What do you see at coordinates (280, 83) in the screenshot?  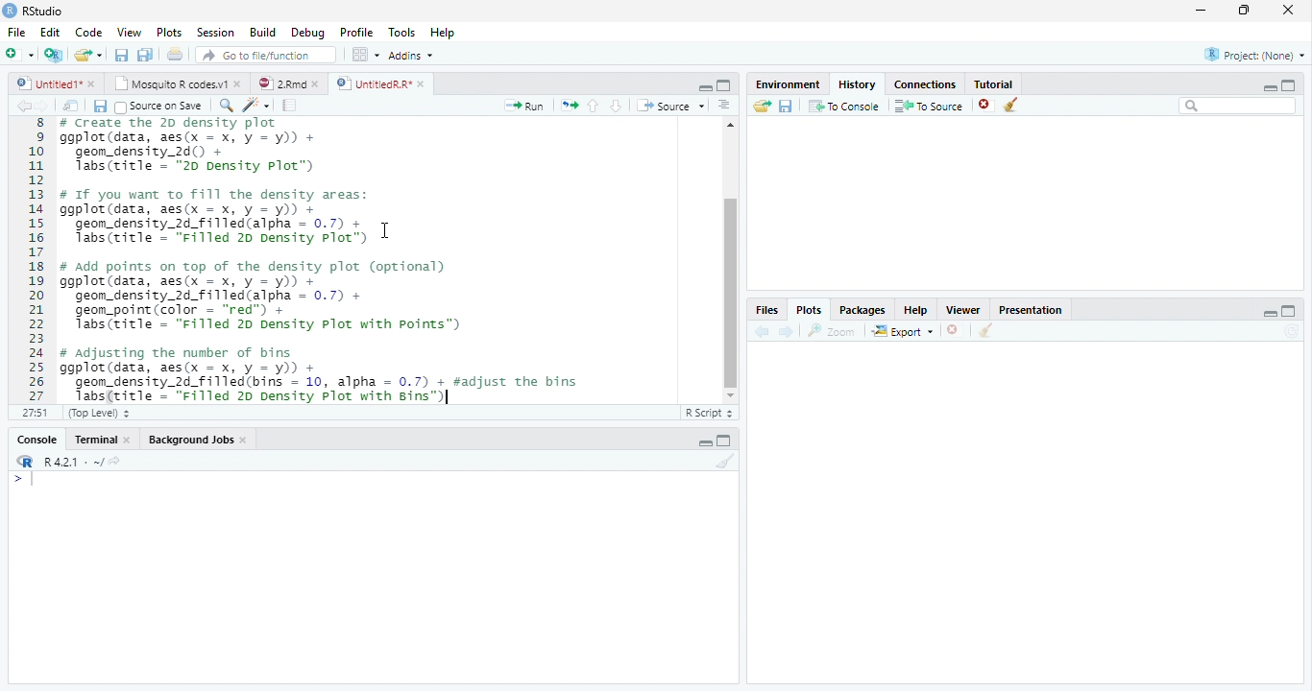 I see `2Rmd` at bounding box center [280, 83].